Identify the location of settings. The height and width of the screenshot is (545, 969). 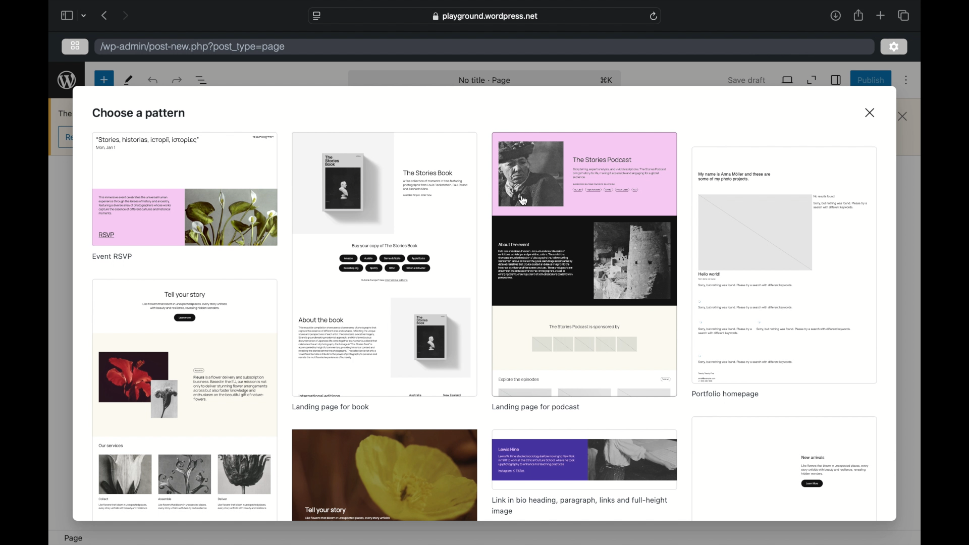
(894, 46).